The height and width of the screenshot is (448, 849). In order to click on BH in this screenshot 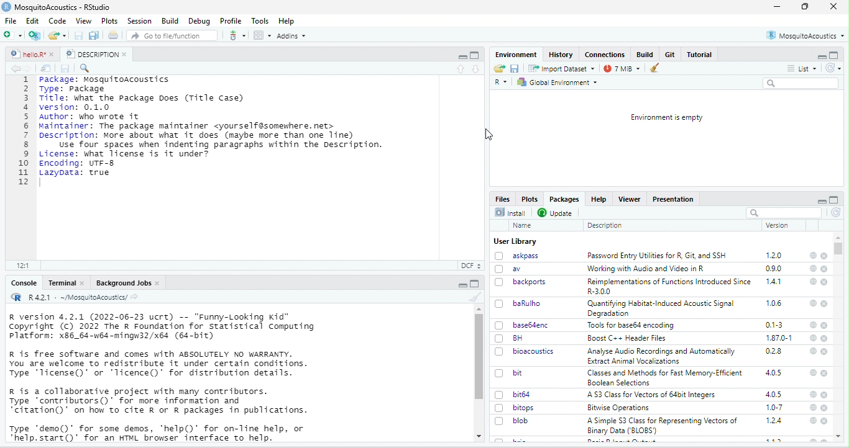, I will do `click(510, 338)`.